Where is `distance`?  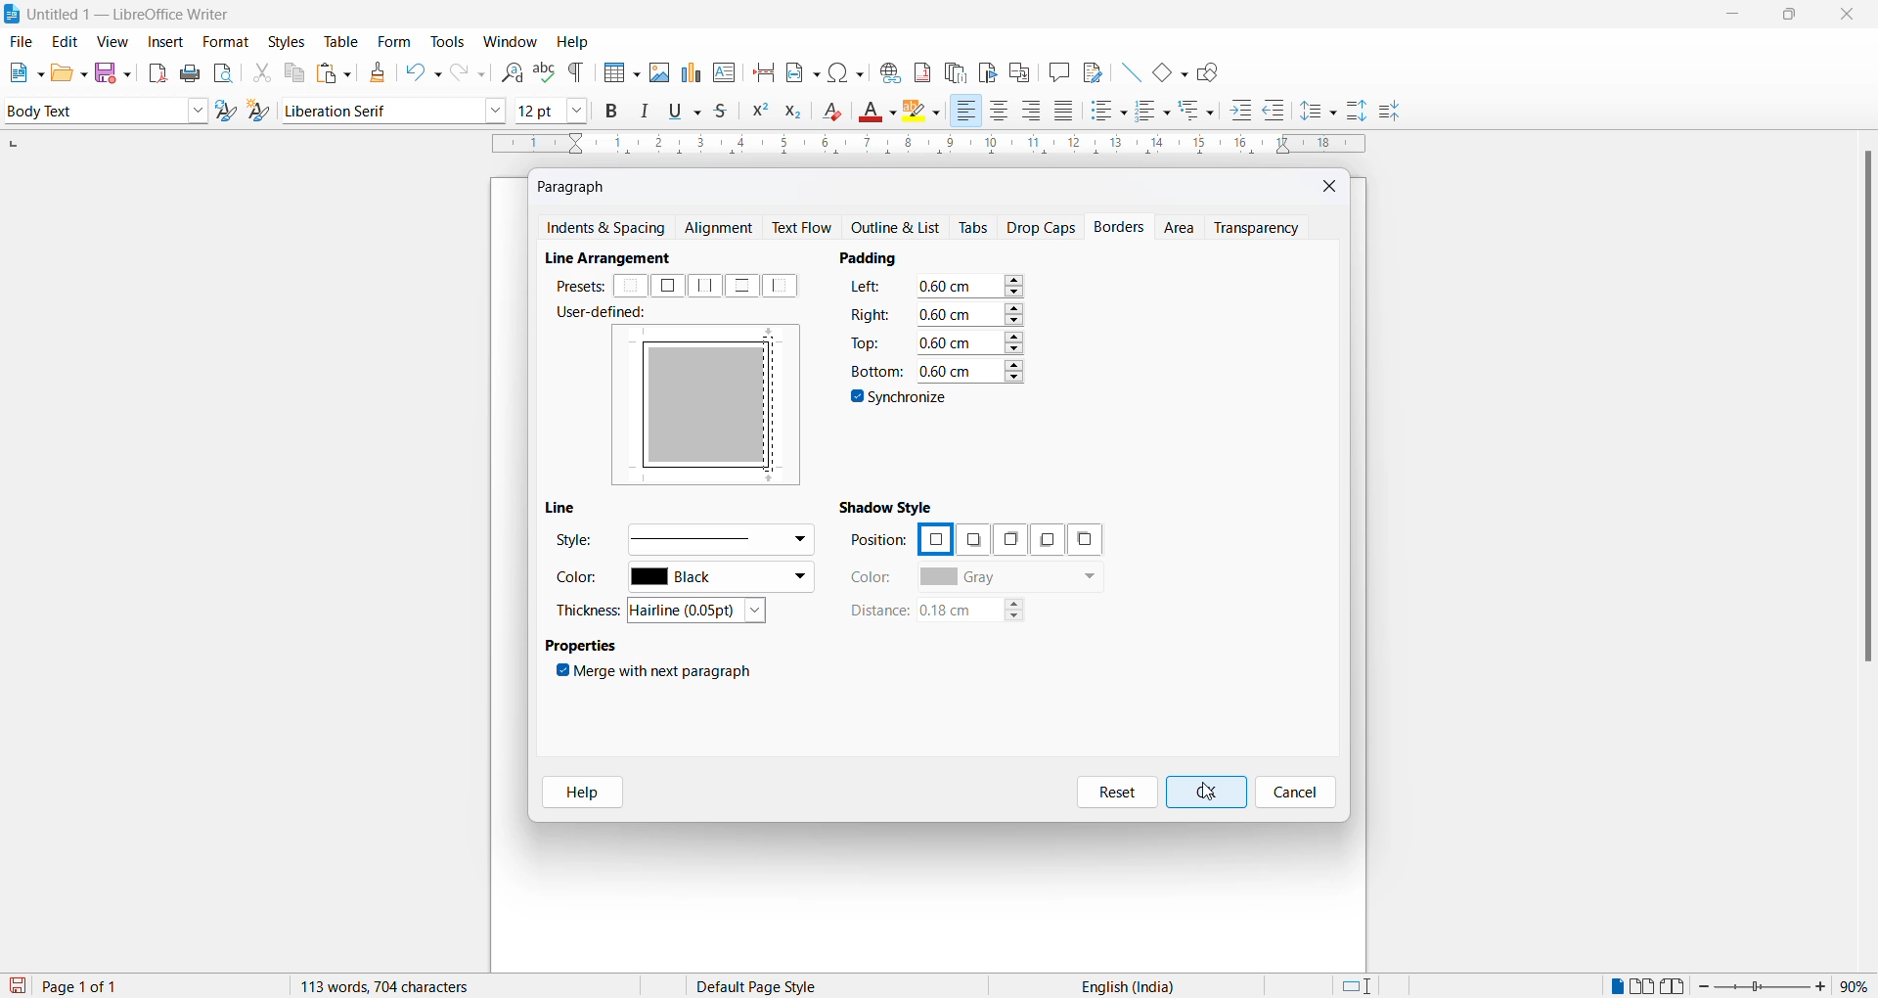
distance is located at coordinates (877, 612).